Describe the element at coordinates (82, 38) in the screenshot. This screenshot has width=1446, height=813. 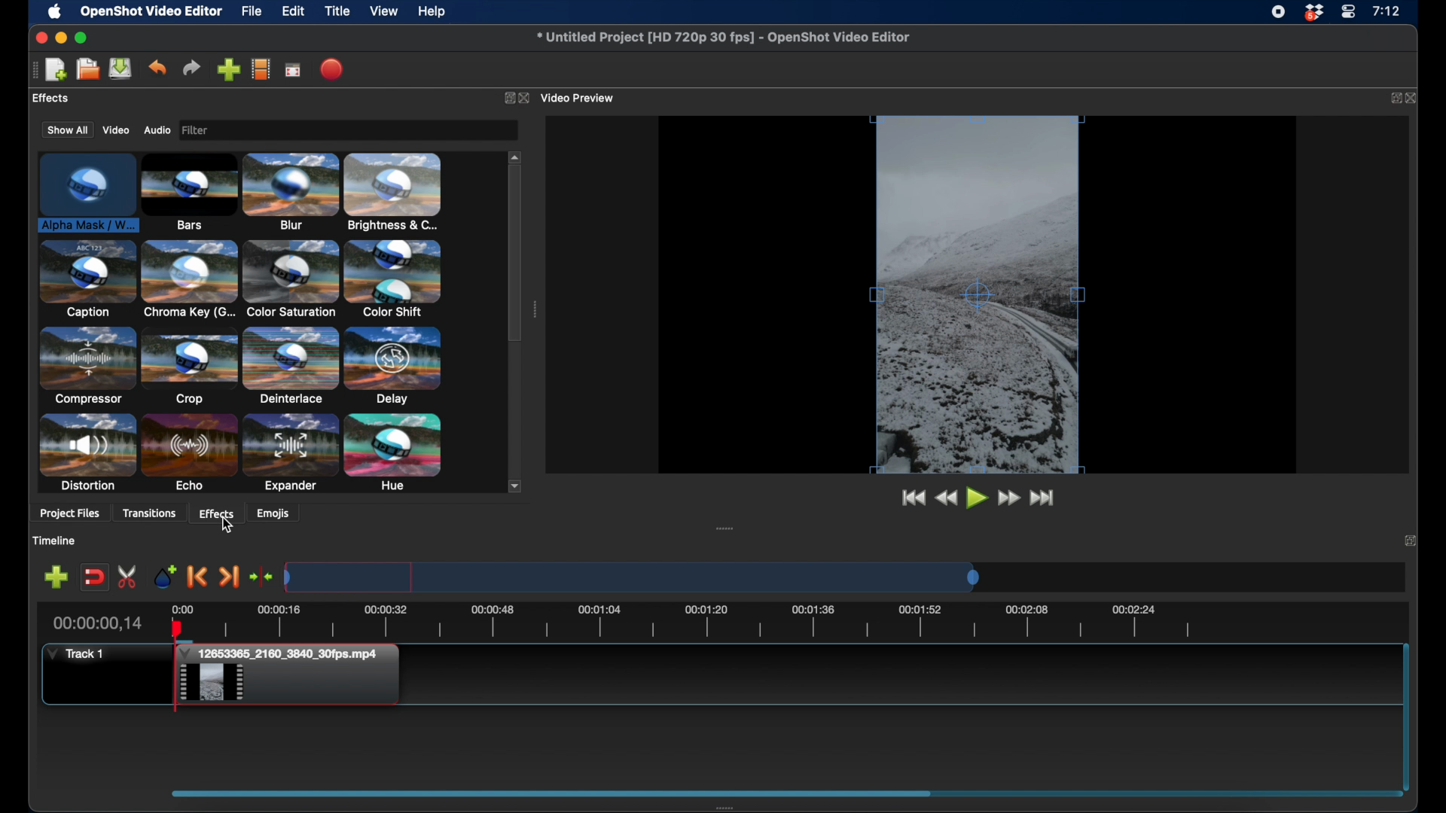
I see `maximize` at that location.